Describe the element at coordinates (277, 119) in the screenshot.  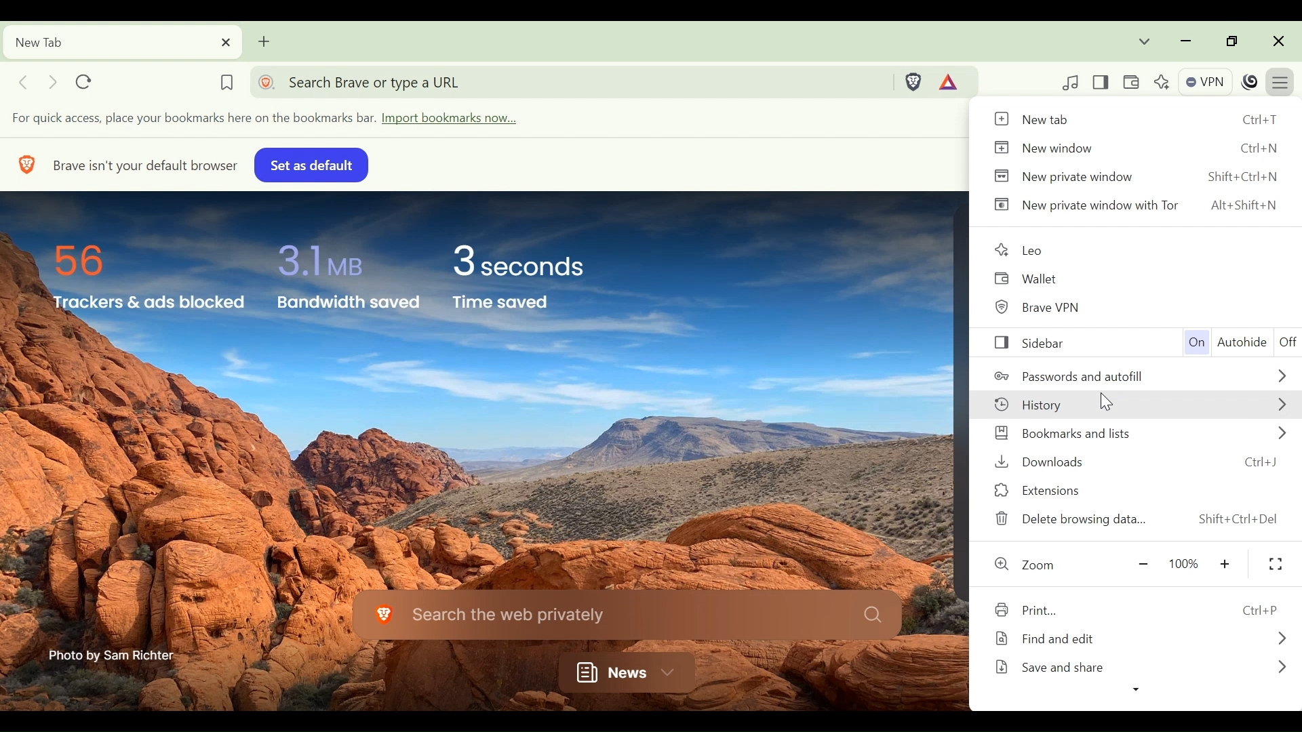
I see `Import bookmarks` at that location.